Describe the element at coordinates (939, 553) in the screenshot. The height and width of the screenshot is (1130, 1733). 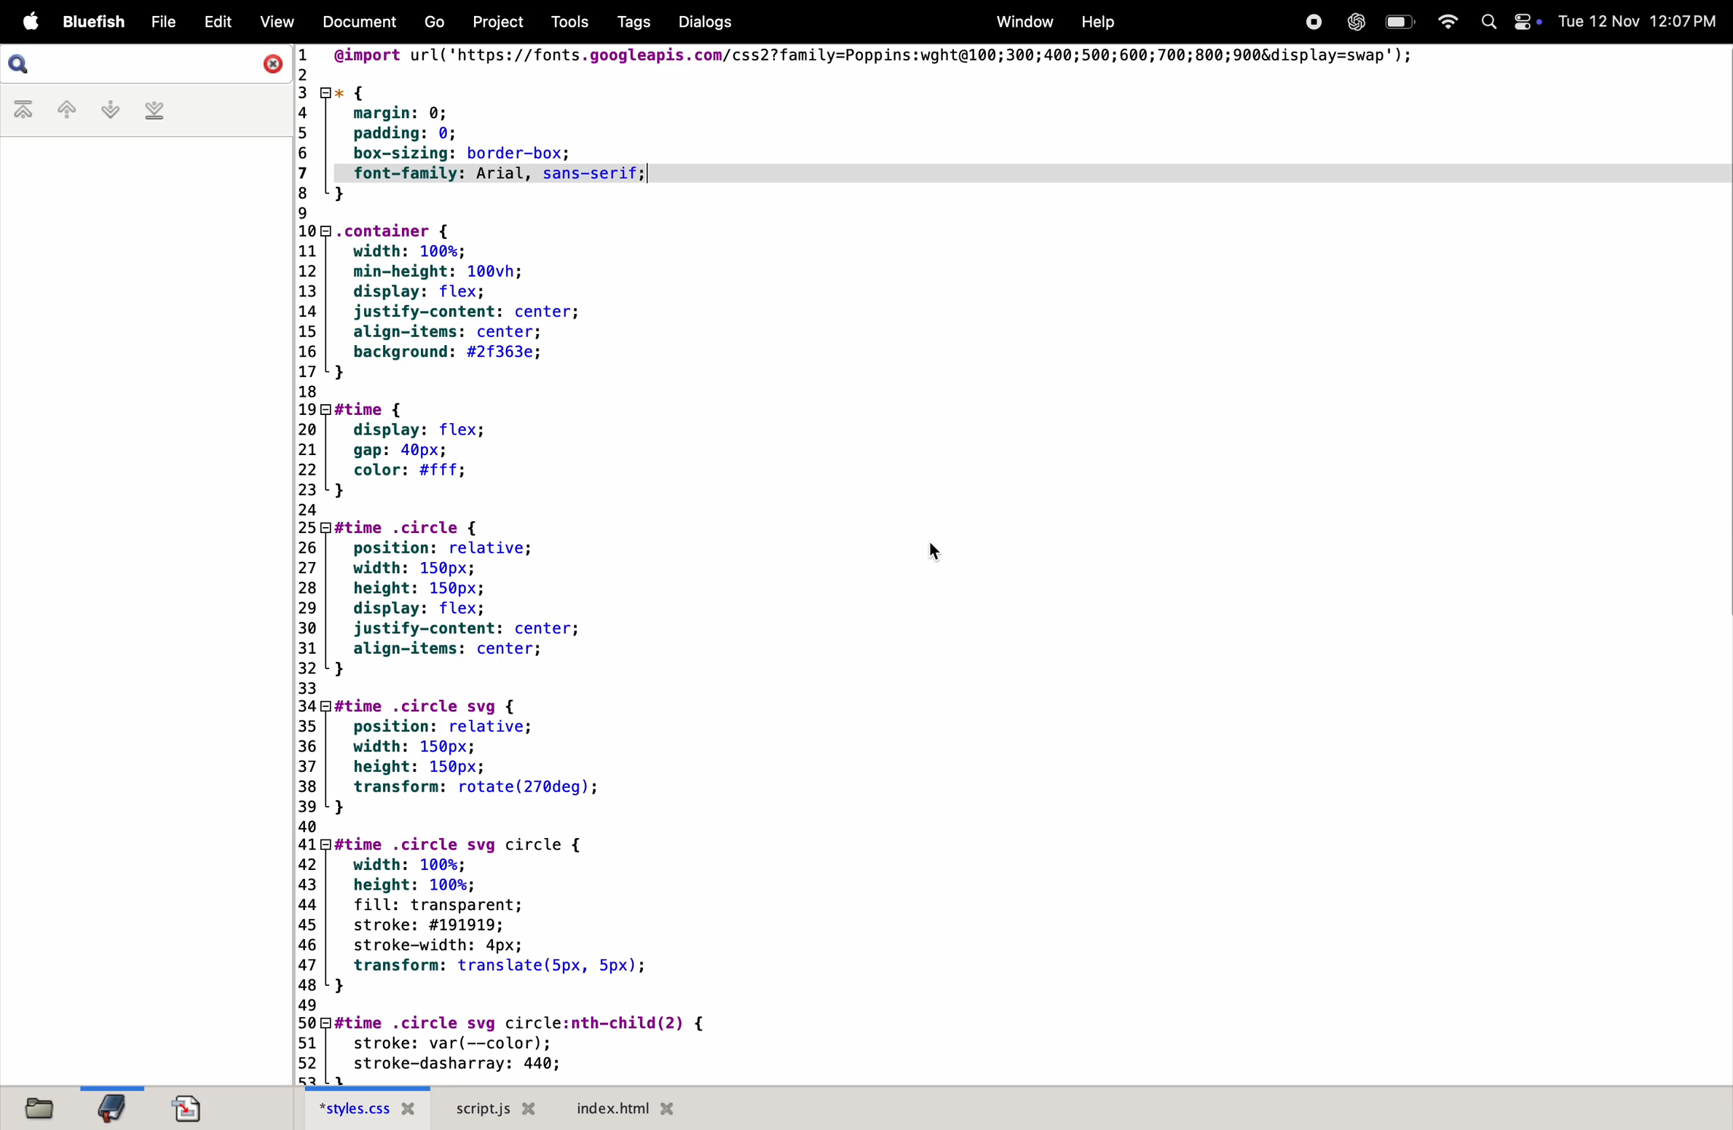
I see `cursor` at that location.